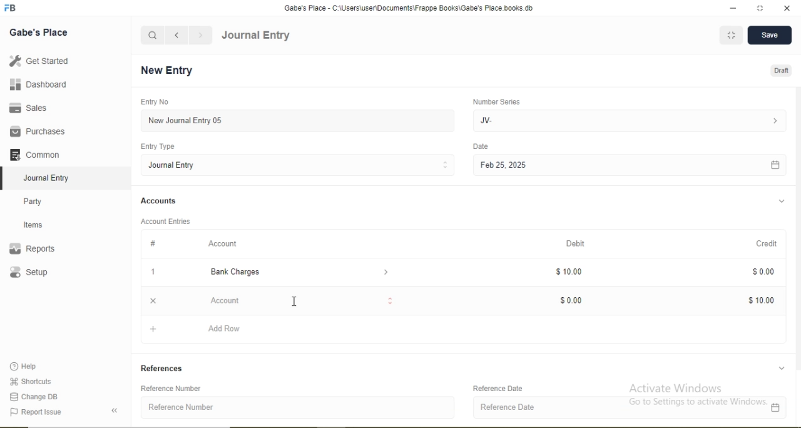 The width and height of the screenshot is (801, 428). Describe the element at coordinates (294, 302) in the screenshot. I see `cursor` at that location.